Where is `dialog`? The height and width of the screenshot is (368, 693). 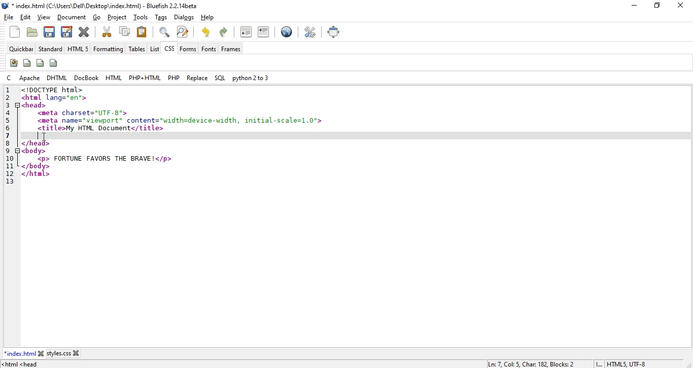 dialog is located at coordinates (184, 17).